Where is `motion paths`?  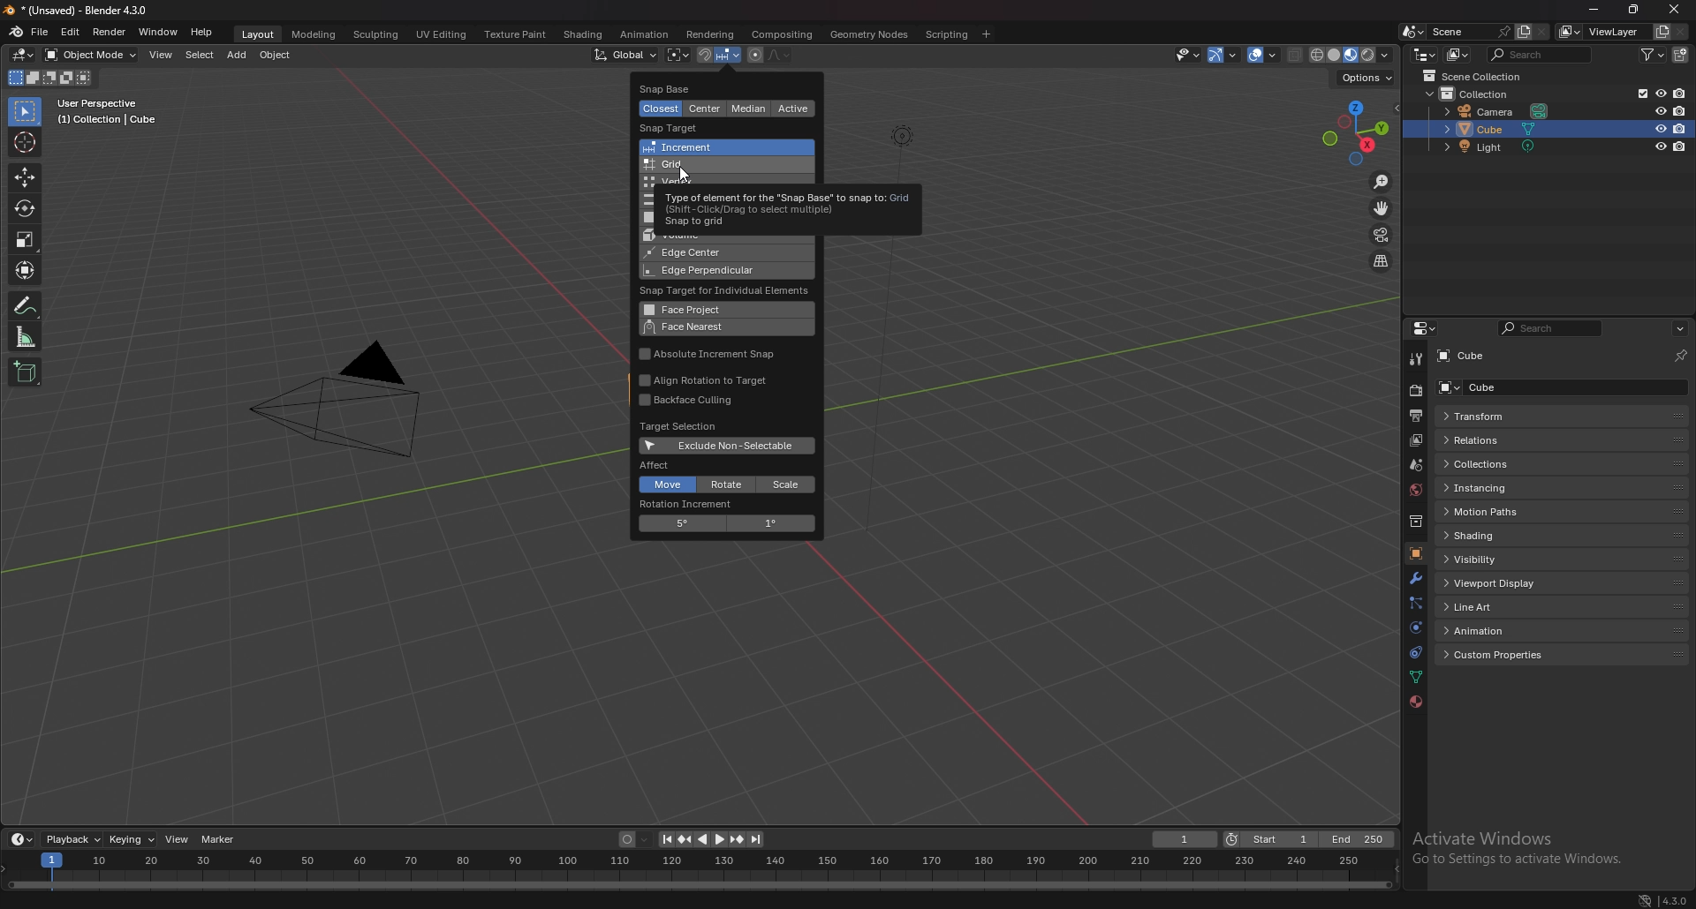
motion paths is located at coordinates (1499, 512).